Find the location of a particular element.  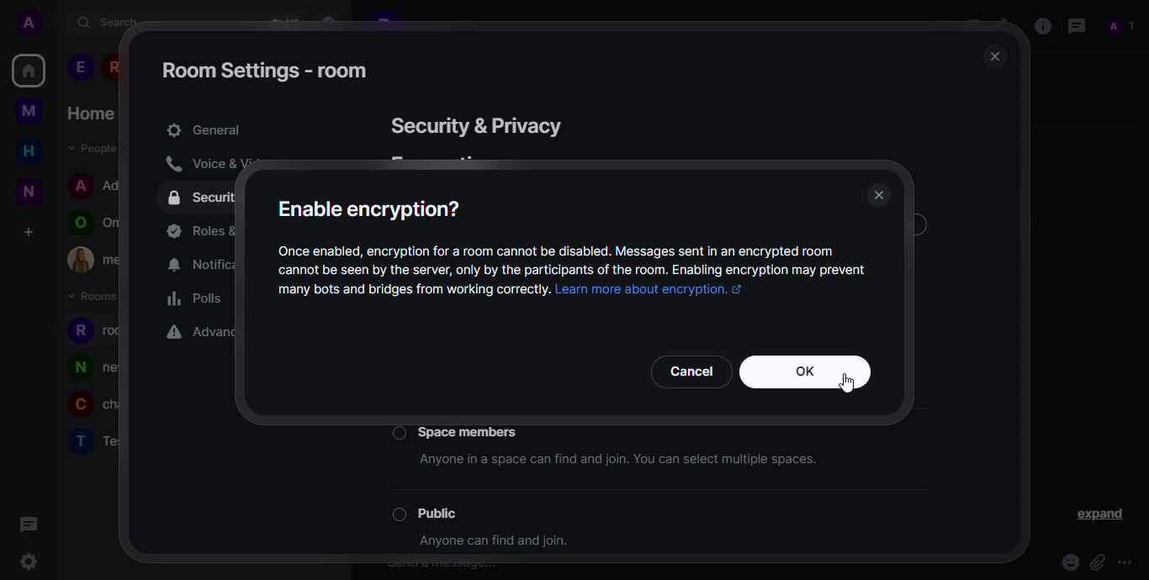

close is located at coordinates (992, 58).